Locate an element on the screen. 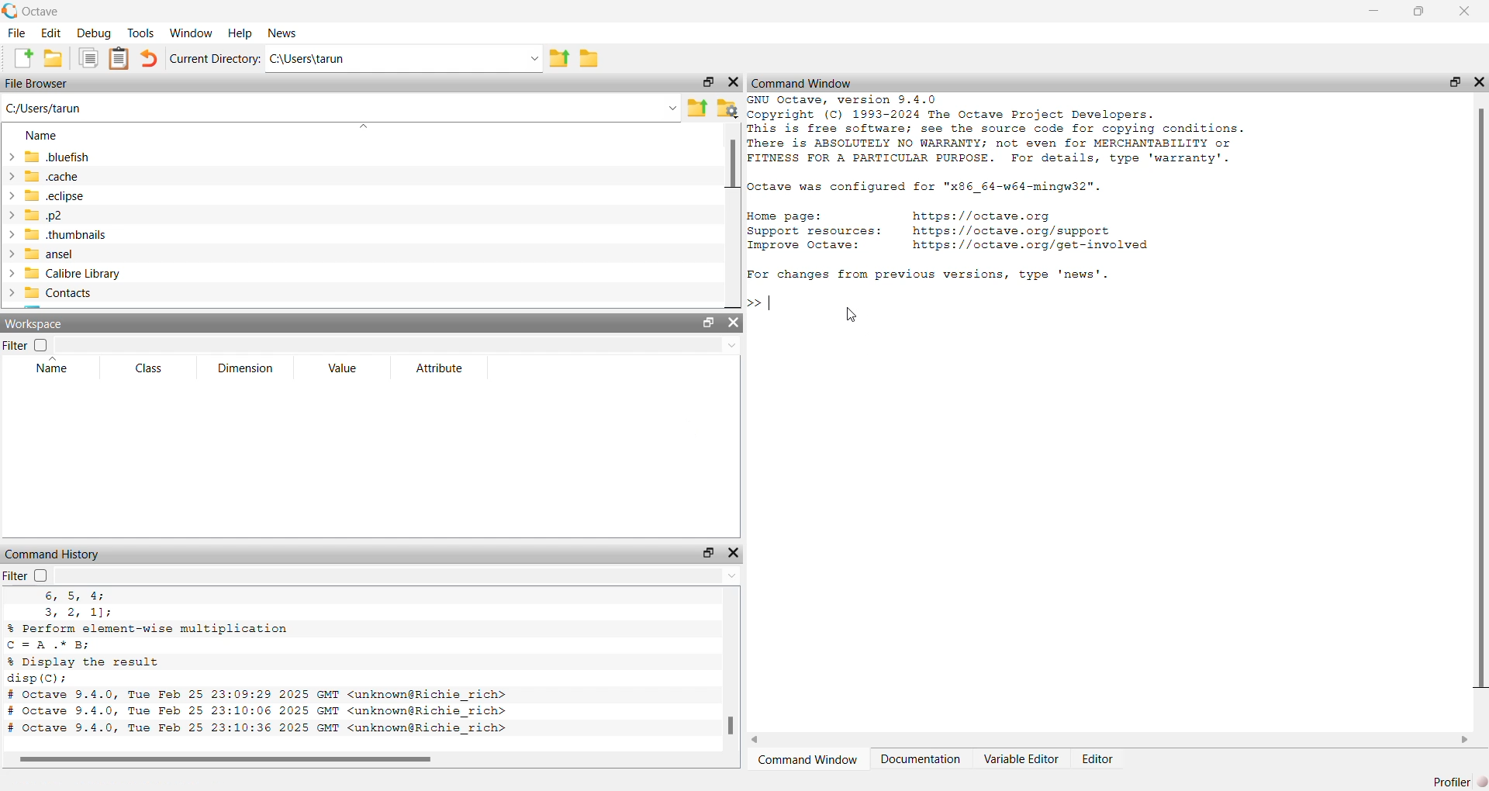 The image size is (1489, 791). File is located at coordinates (16, 33).